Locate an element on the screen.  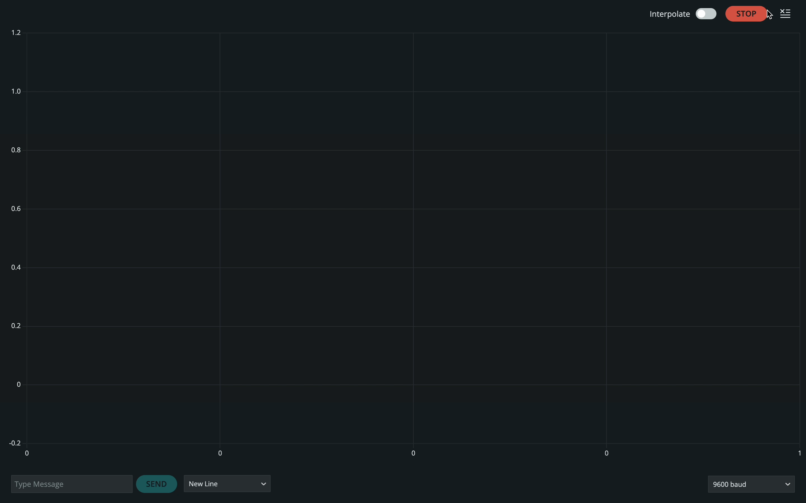
cursor is located at coordinates (769, 15).